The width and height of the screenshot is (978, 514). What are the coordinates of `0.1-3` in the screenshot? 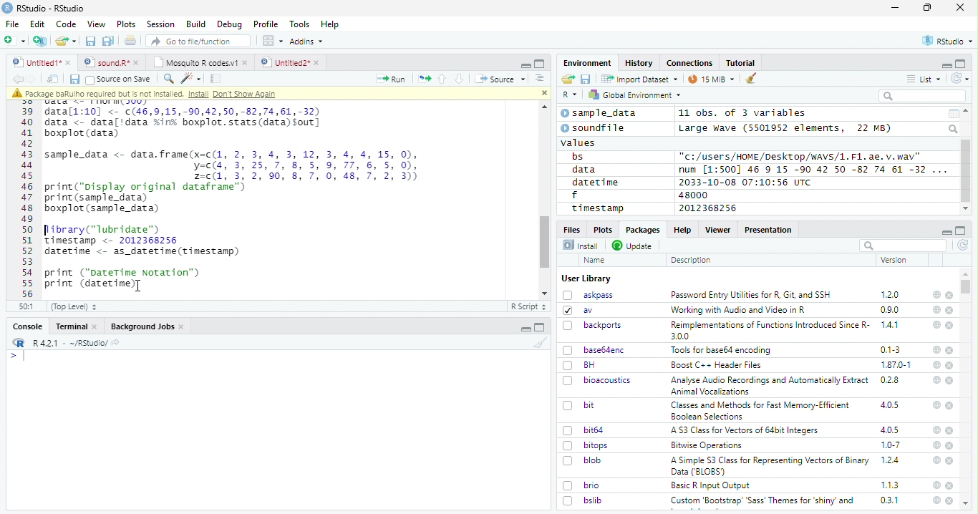 It's located at (893, 349).